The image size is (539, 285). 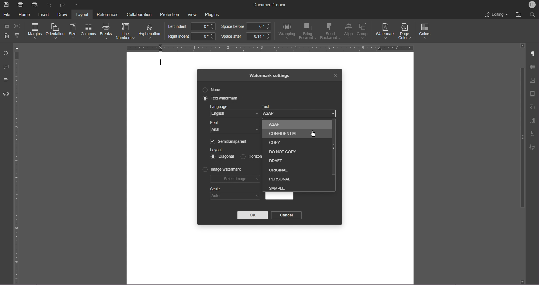 What do you see at coordinates (223, 170) in the screenshot?
I see `Image Watermark` at bounding box center [223, 170].